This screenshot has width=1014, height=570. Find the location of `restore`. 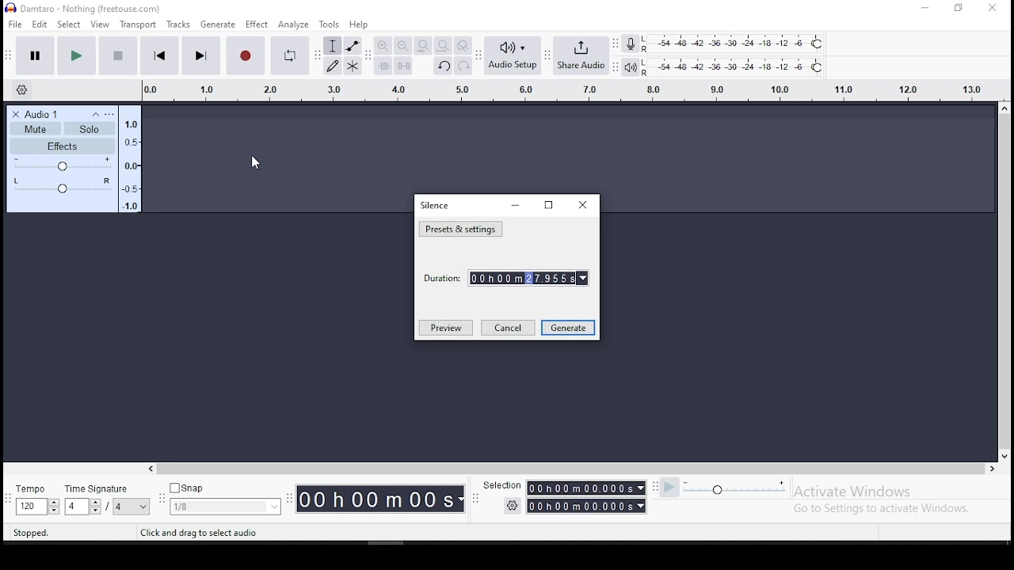

restore is located at coordinates (960, 8).